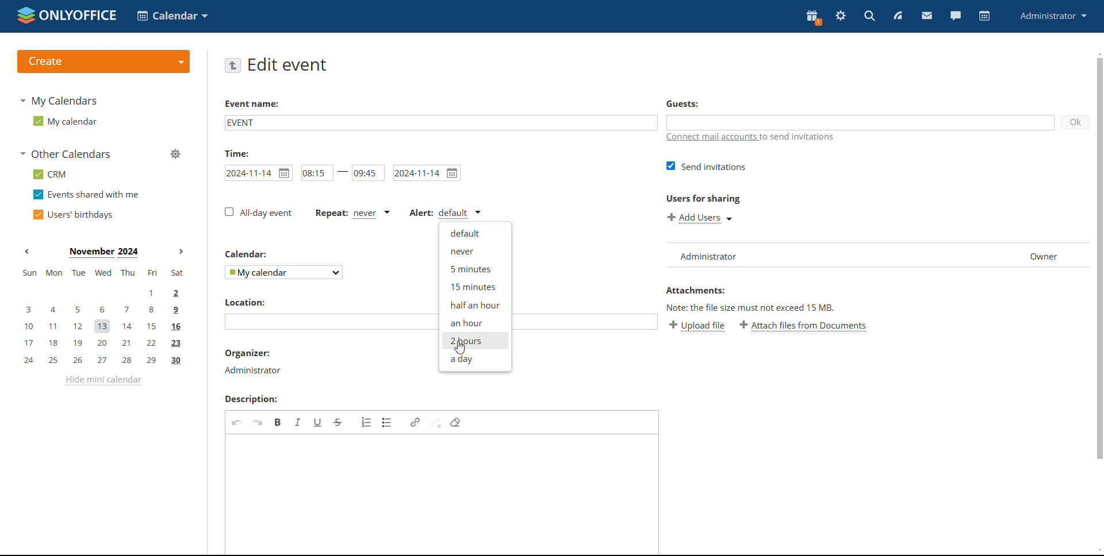 The image size is (1104, 556). What do you see at coordinates (861, 123) in the screenshot?
I see `add guests` at bounding box center [861, 123].